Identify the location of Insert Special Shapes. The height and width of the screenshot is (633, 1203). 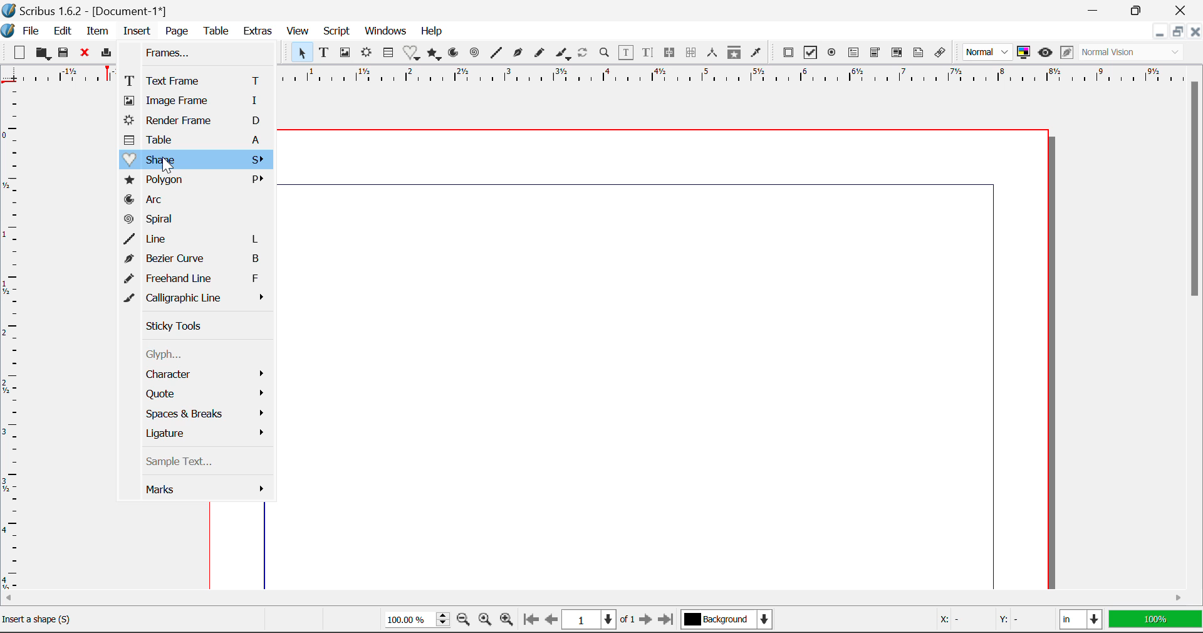
(412, 54).